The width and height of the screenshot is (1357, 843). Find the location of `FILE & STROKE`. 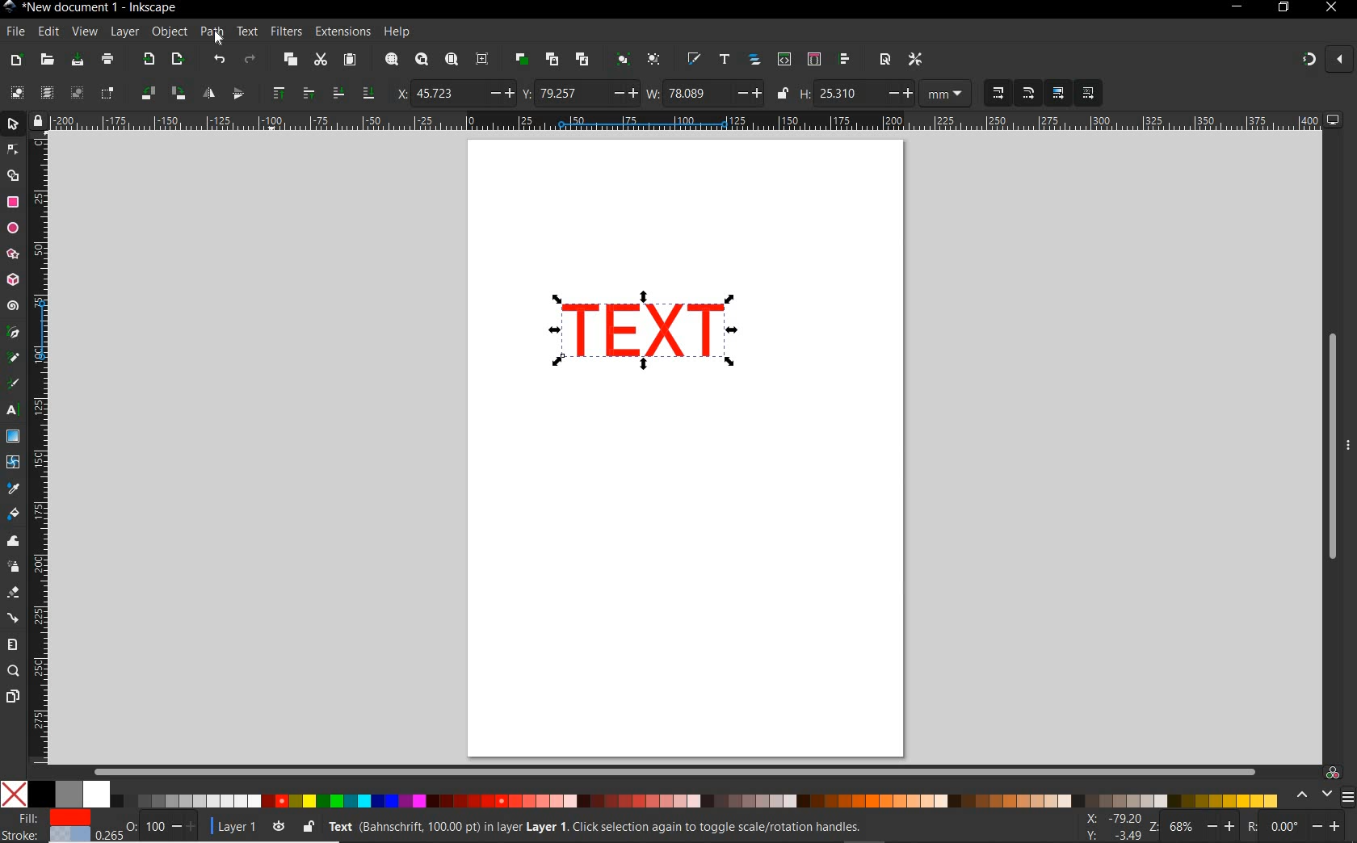

FILE & STROKE is located at coordinates (46, 826).